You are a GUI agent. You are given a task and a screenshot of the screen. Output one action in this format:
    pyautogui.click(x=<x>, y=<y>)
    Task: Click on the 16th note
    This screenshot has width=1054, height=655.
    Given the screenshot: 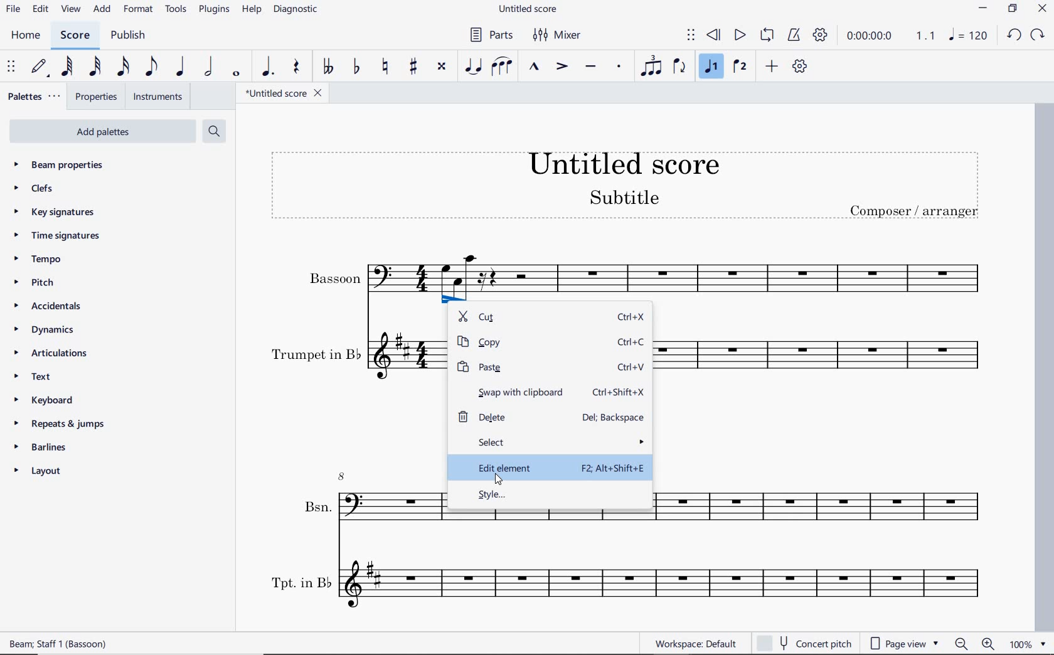 What is the action you would take?
    pyautogui.click(x=124, y=68)
    